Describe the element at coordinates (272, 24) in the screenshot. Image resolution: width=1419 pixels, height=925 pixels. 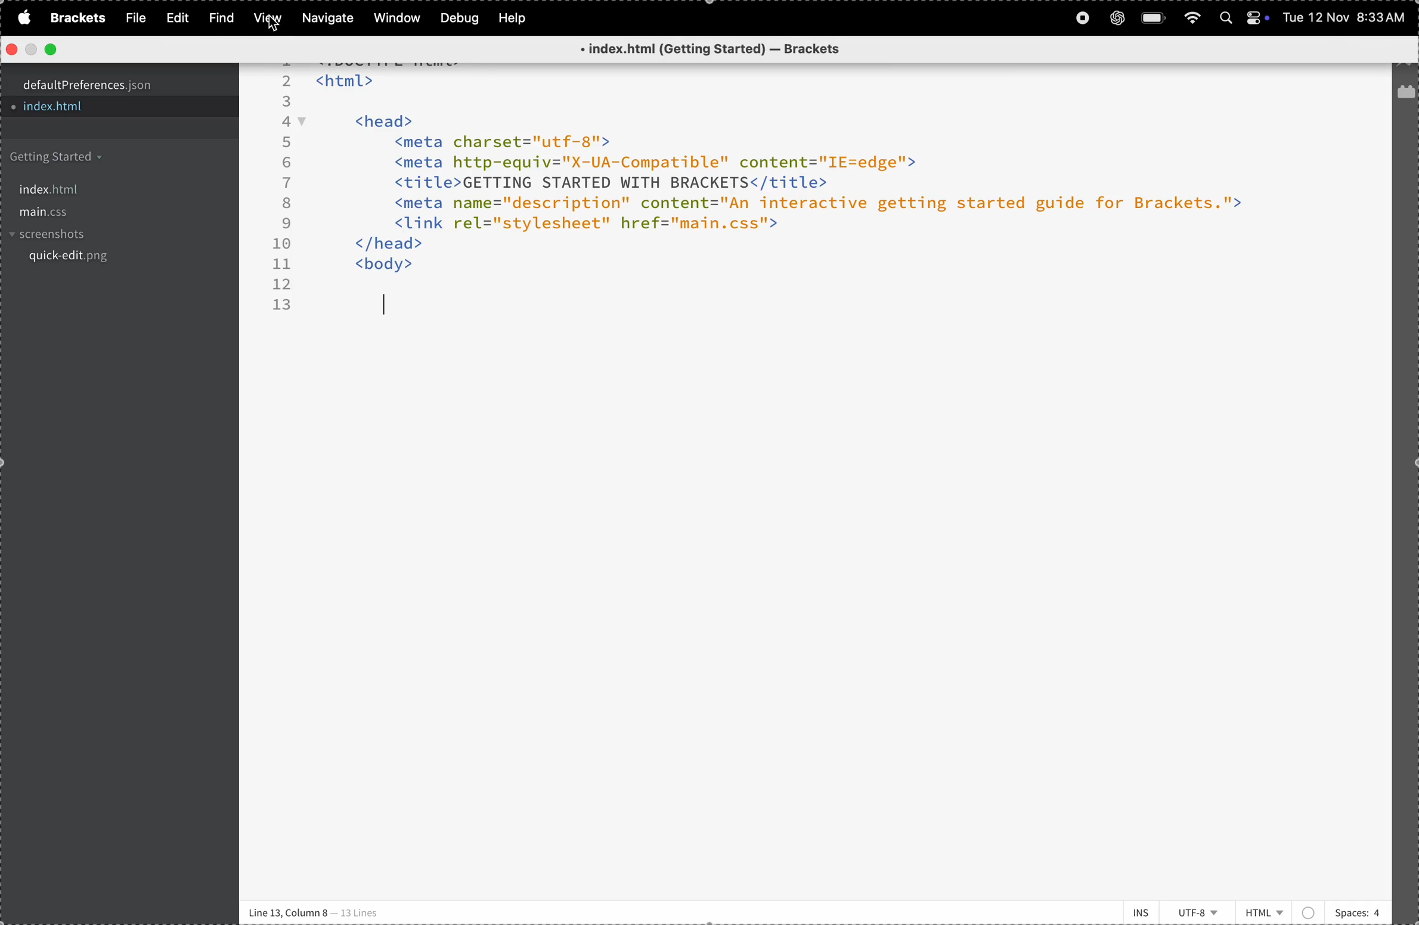
I see `Cursor` at that location.